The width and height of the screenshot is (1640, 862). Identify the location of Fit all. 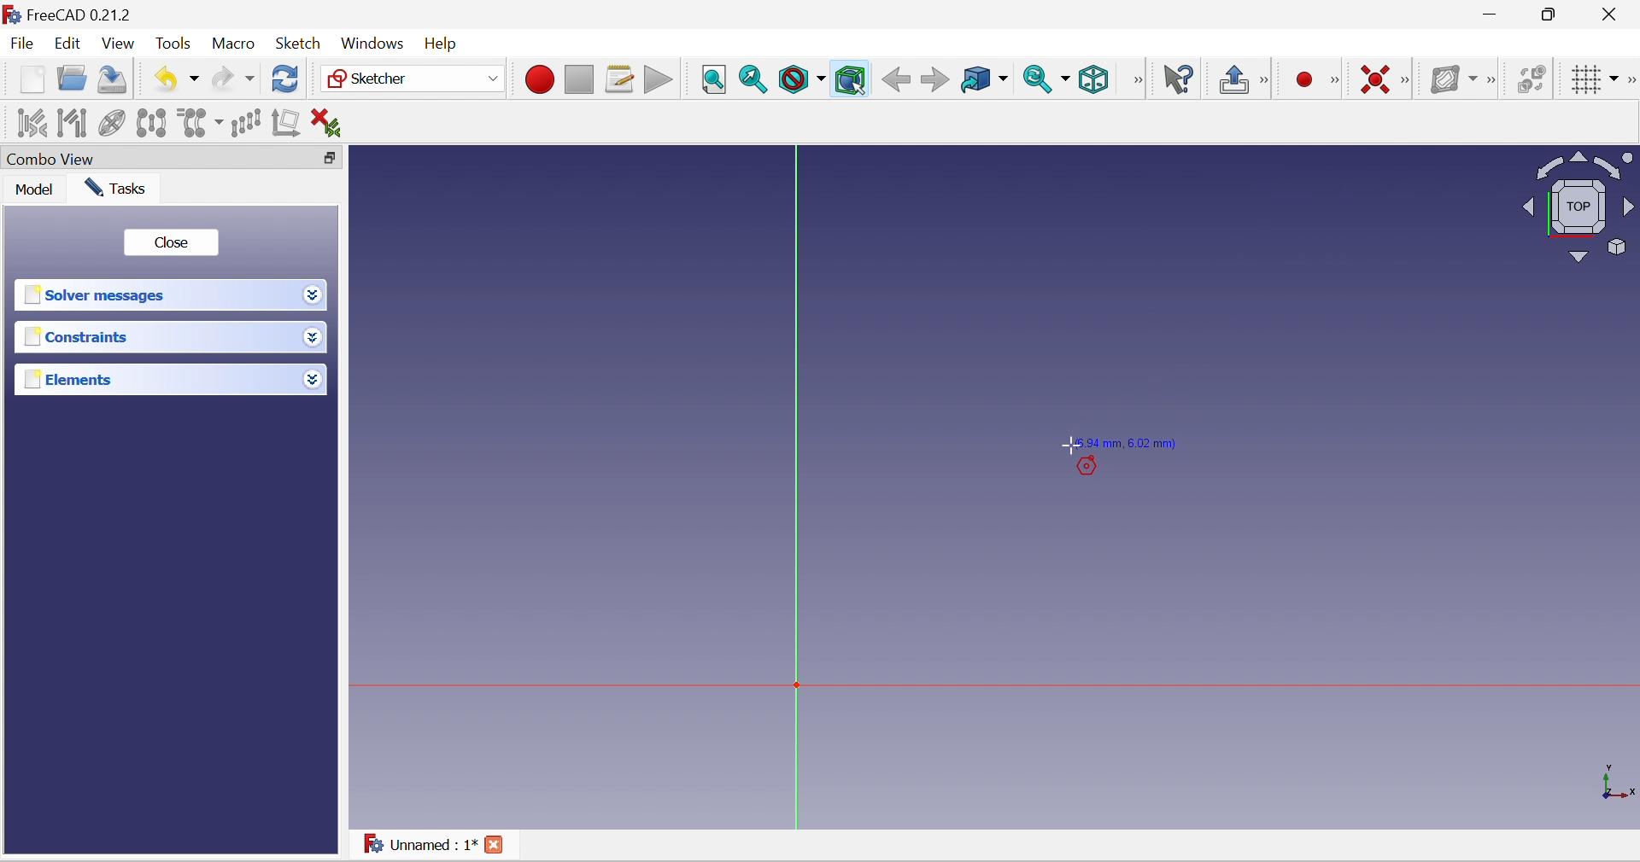
(715, 81).